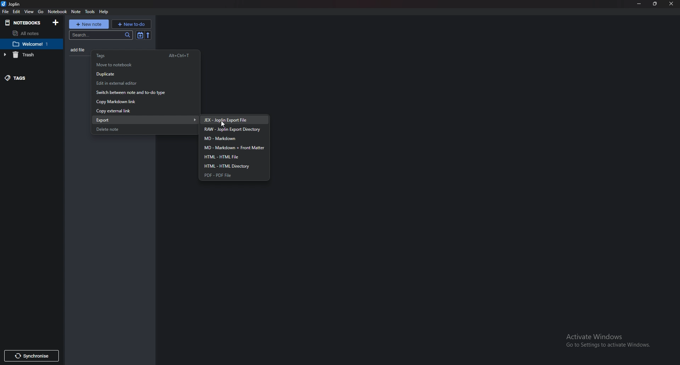 This screenshot has height=365, width=680. What do you see at coordinates (234, 120) in the screenshot?
I see `jex` at bounding box center [234, 120].